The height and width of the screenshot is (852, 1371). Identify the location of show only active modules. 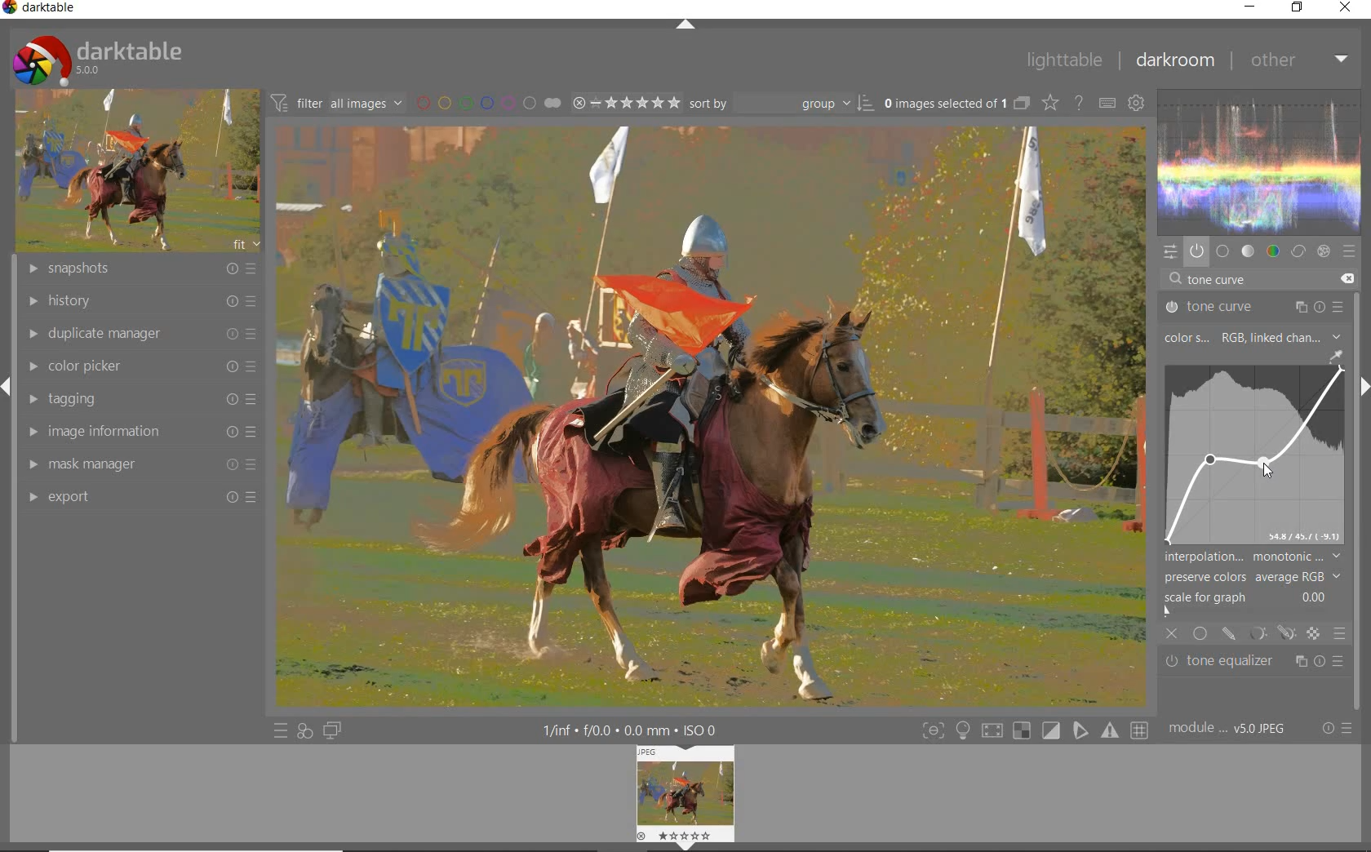
(1196, 252).